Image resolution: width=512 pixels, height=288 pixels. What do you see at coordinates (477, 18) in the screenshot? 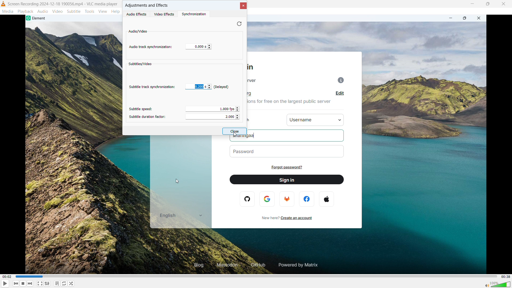
I see `close` at bounding box center [477, 18].